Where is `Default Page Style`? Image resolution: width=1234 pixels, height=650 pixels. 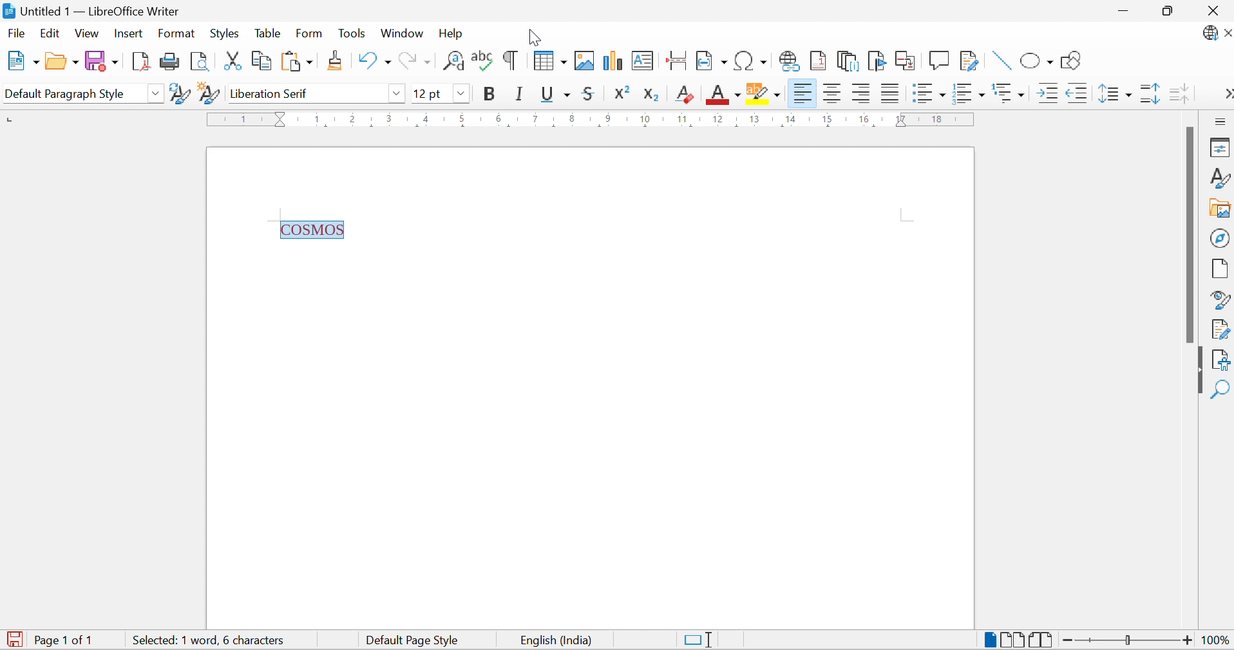
Default Page Style is located at coordinates (414, 640).